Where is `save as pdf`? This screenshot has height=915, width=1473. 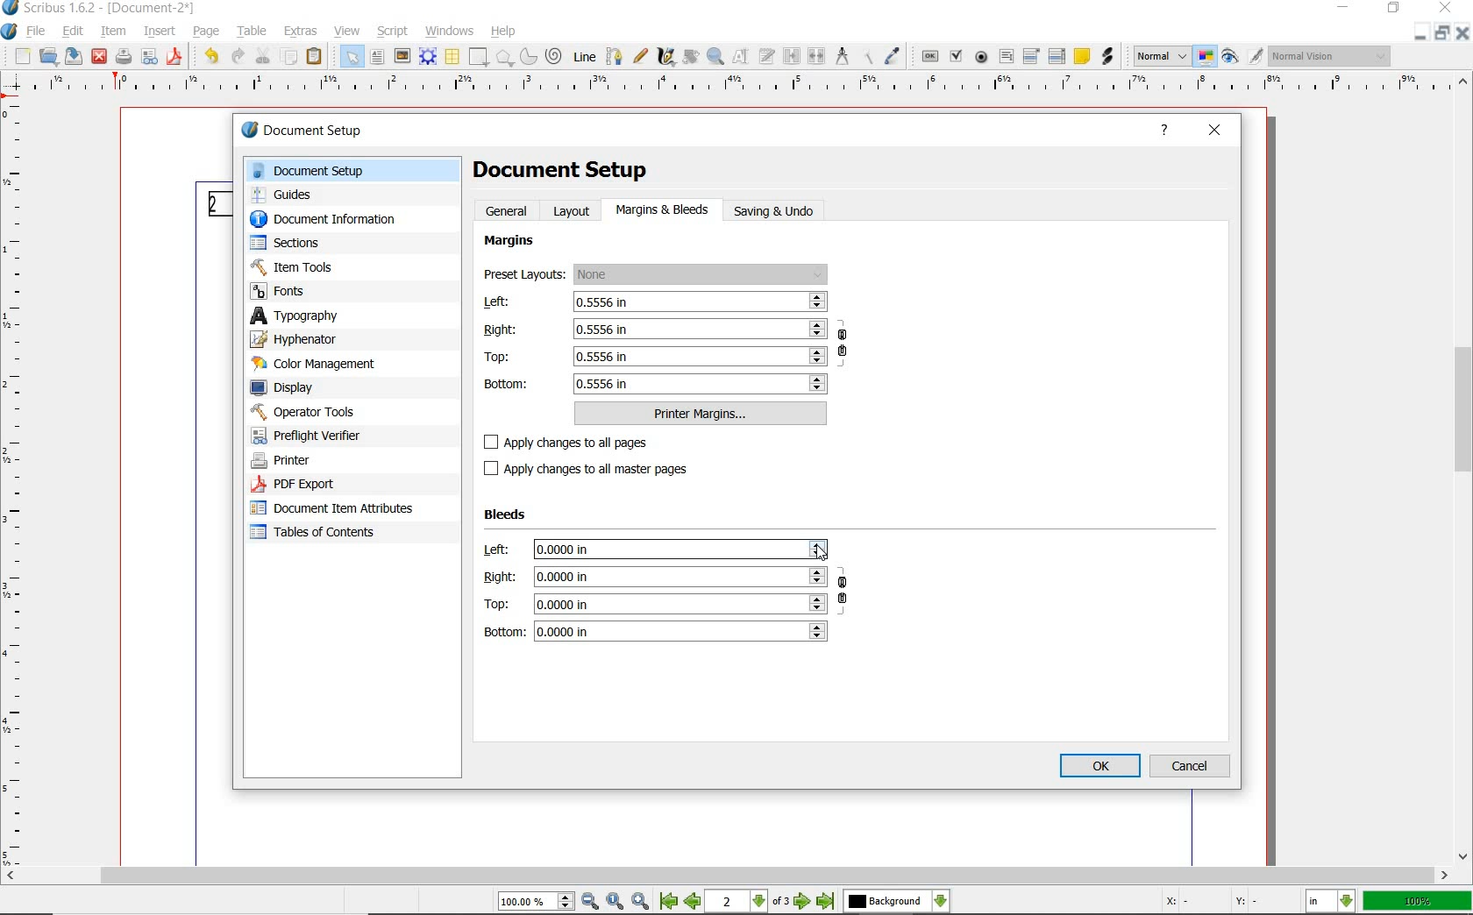 save as pdf is located at coordinates (174, 57).